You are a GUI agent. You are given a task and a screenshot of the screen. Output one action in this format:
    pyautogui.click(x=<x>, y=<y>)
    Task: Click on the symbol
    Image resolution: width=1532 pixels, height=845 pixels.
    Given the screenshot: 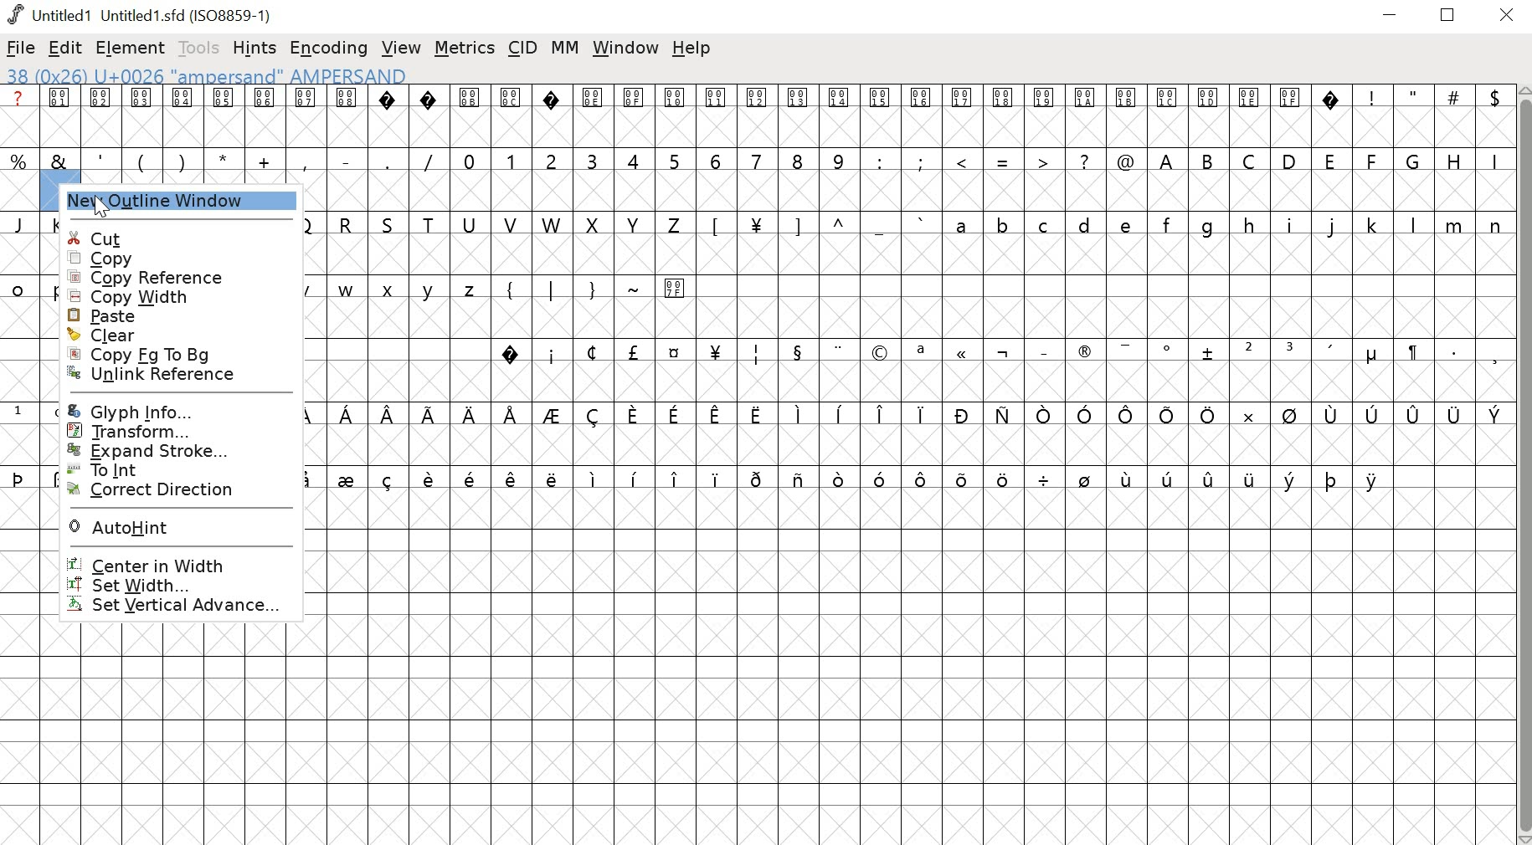 What is the action you would take?
    pyautogui.click(x=512, y=479)
    